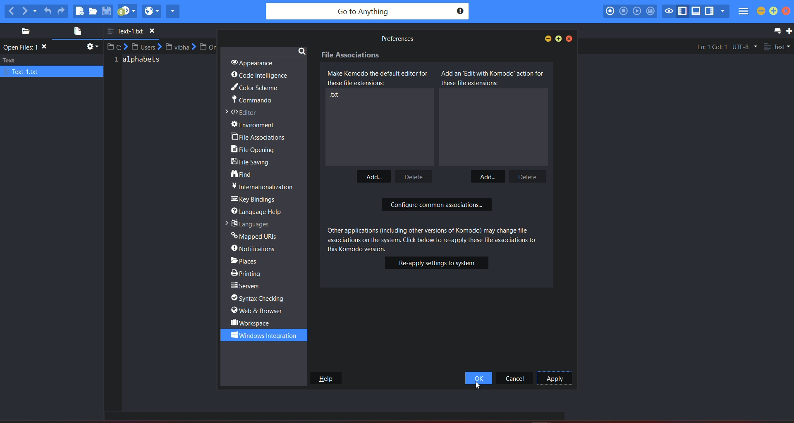  I want to click on places, so click(251, 260).